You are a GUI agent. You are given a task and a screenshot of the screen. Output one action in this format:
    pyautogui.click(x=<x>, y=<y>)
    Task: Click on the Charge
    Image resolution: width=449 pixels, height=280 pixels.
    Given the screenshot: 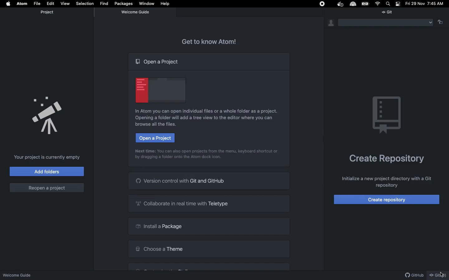 What is the action you would take?
    pyautogui.click(x=366, y=4)
    